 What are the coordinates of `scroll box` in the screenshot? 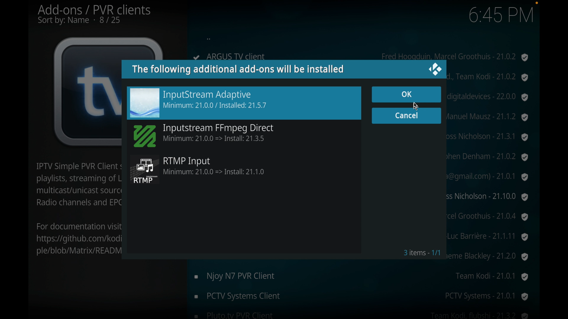 It's located at (539, 106).